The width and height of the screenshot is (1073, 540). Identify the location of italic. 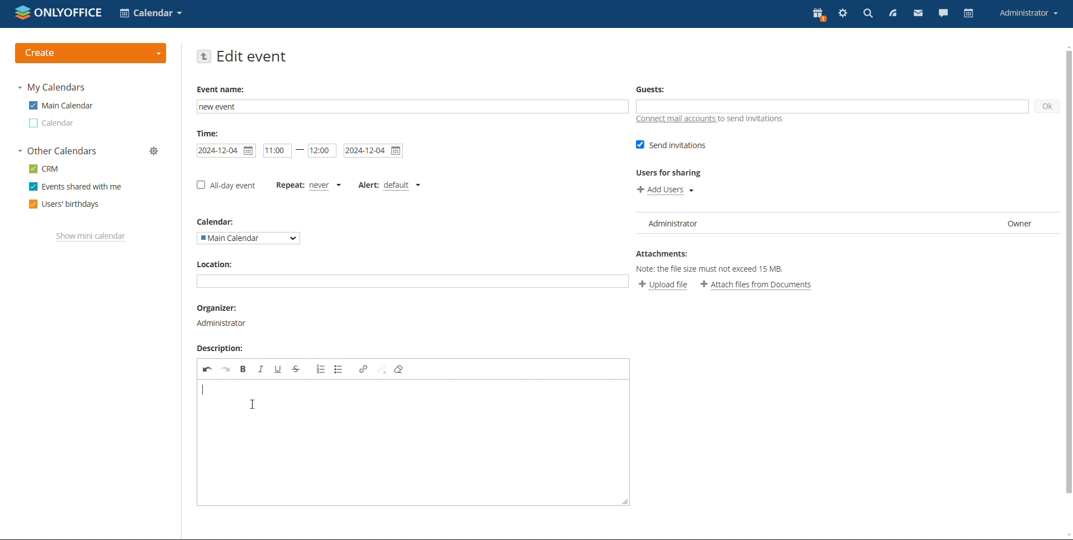
(260, 369).